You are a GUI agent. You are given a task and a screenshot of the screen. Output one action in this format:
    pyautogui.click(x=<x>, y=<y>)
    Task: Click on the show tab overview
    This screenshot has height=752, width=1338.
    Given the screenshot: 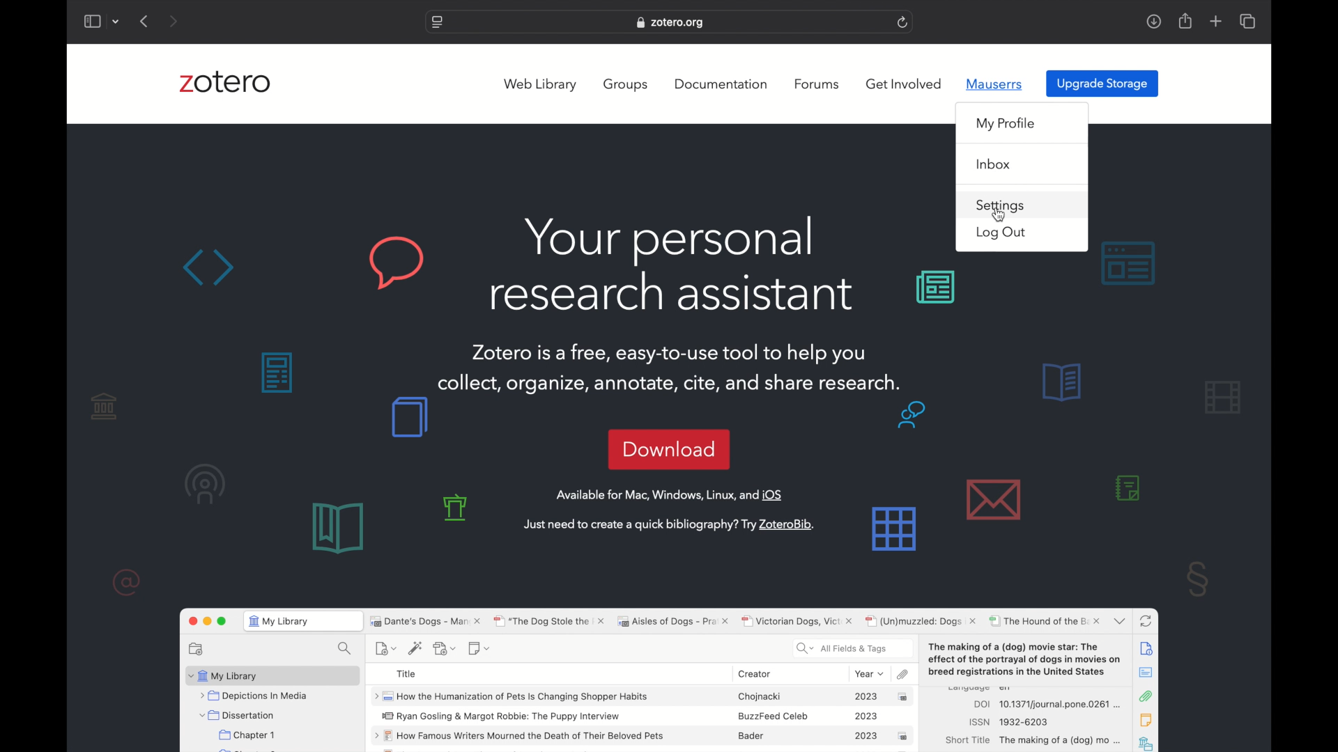 What is the action you would take?
    pyautogui.click(x=1249, y=21)
    